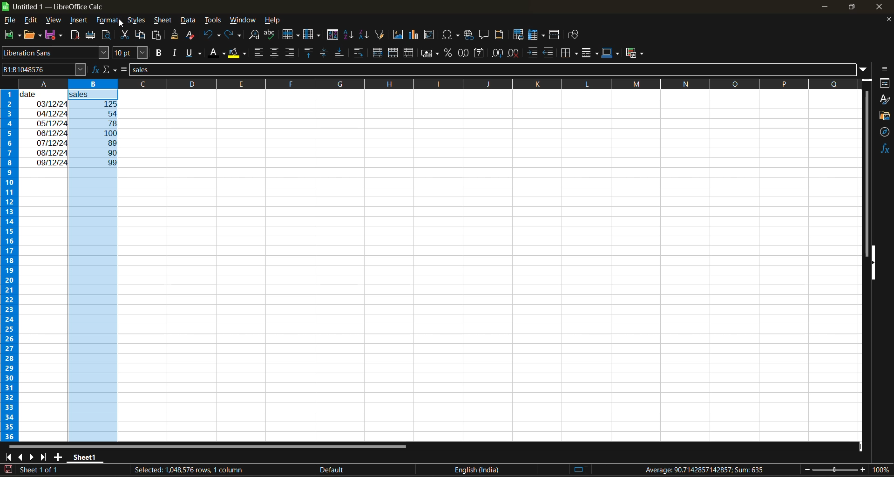 Image resolution: width=894 pixels, height=477 pixels. I want to click on bold, so click(161, 53).